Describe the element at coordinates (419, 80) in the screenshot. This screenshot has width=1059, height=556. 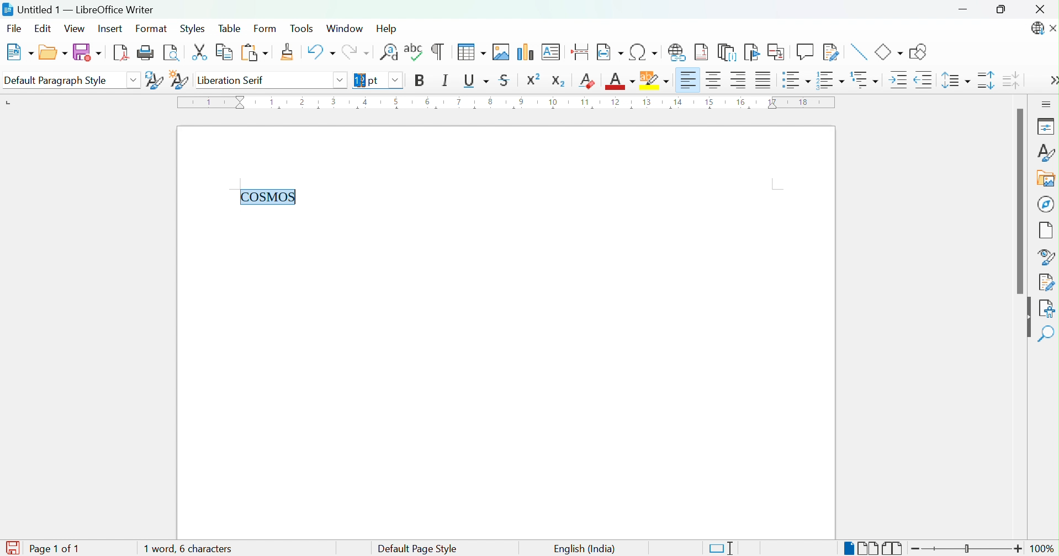
I see `Bold` at that location.